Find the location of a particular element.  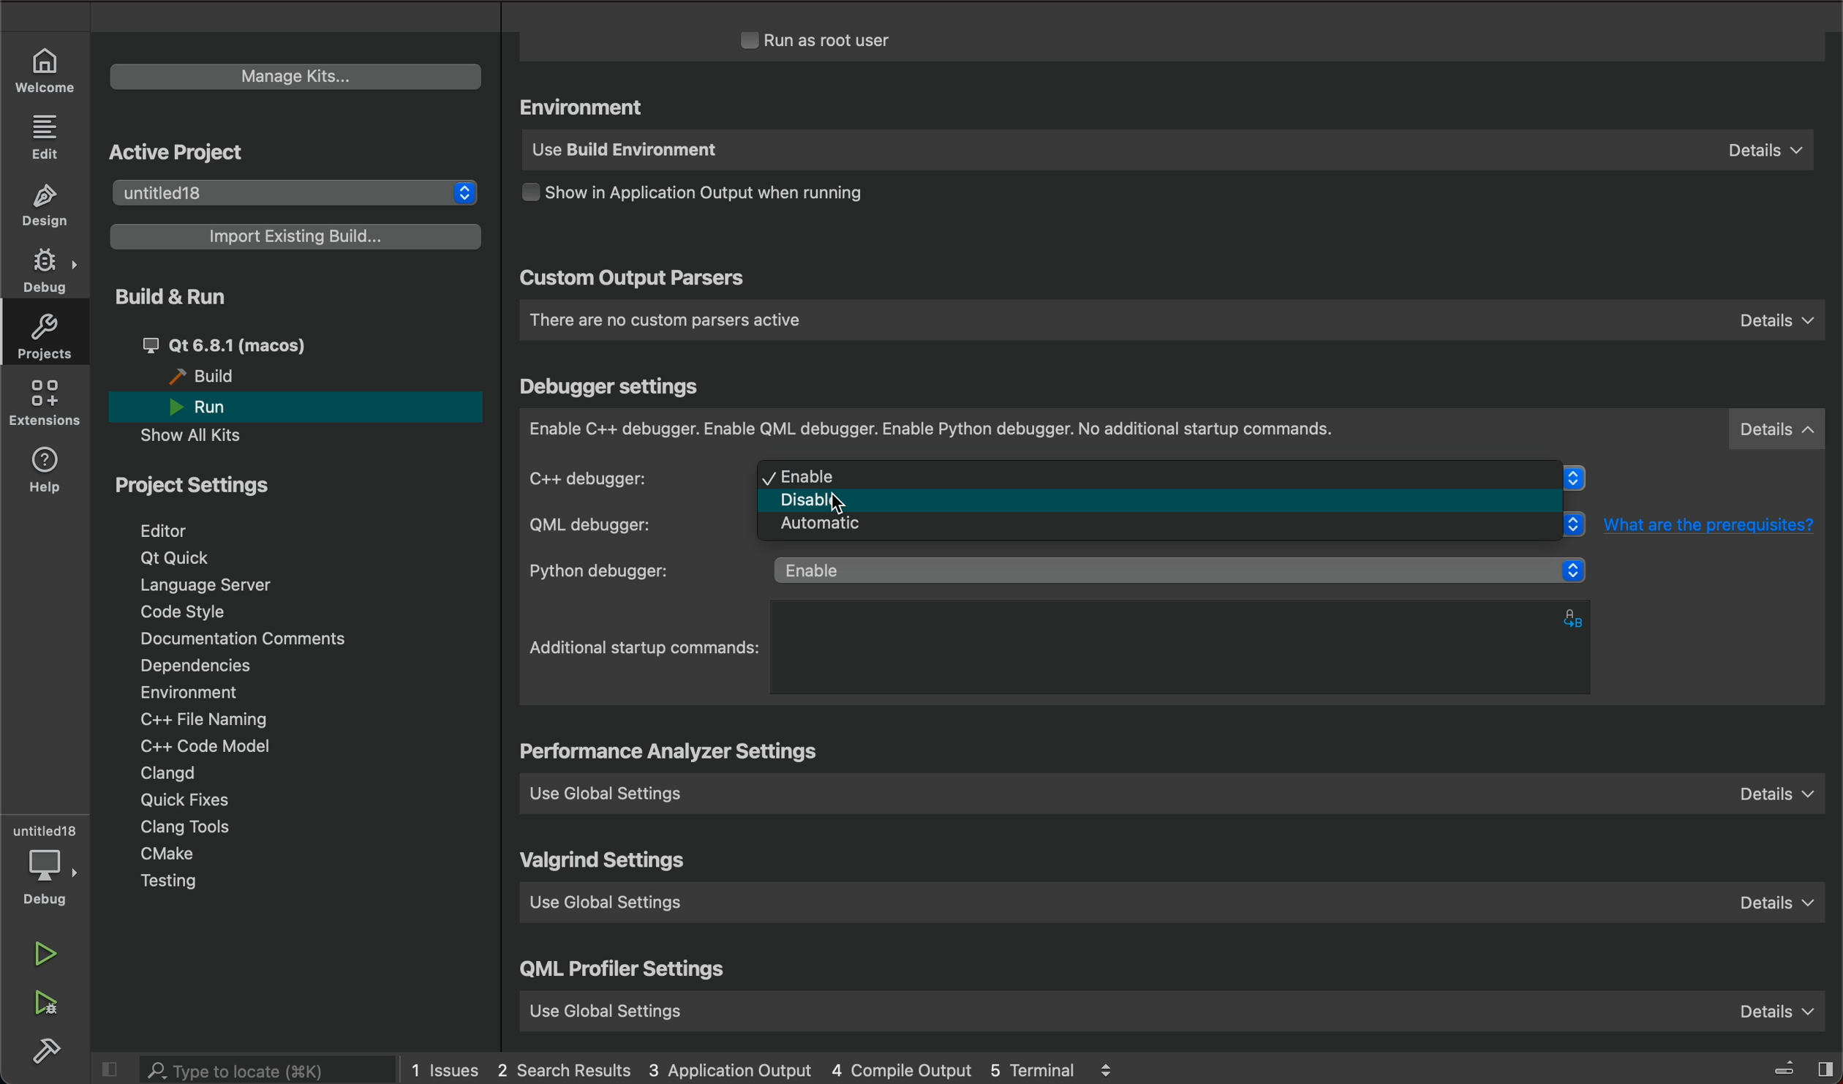

debugger settings is located at coordinates (613, 387).